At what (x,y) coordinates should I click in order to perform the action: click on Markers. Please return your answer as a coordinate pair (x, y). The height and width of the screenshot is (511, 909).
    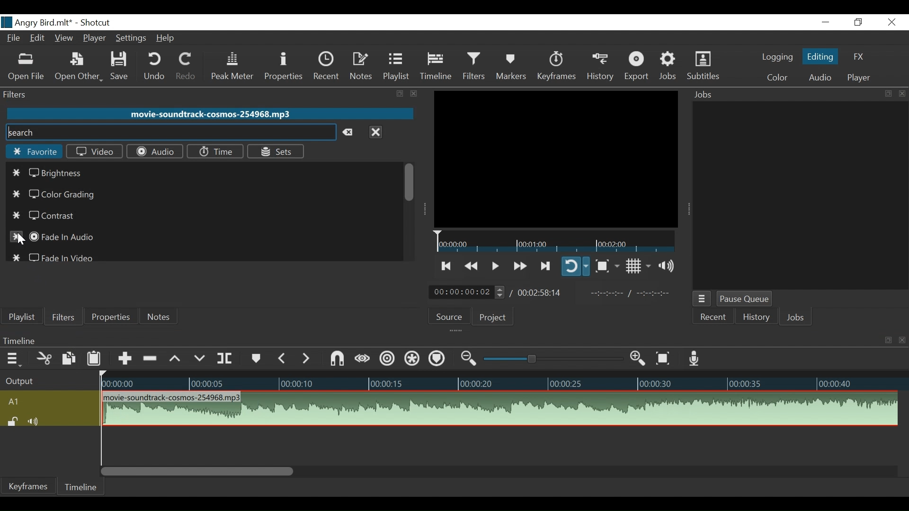
    Looking at the image, I should click on (511, 66).